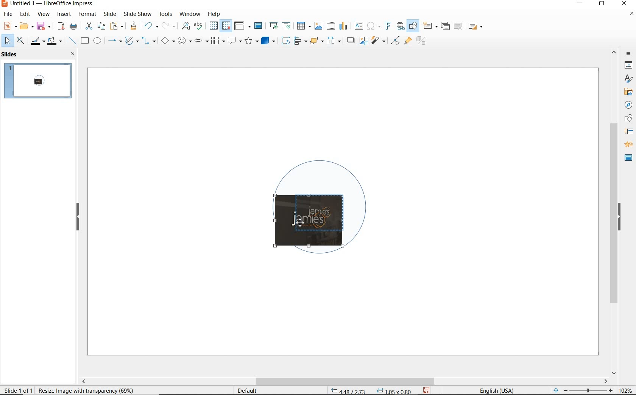 This screenshot has width=636, height=395. I want to click on cut, so click(88, 26).